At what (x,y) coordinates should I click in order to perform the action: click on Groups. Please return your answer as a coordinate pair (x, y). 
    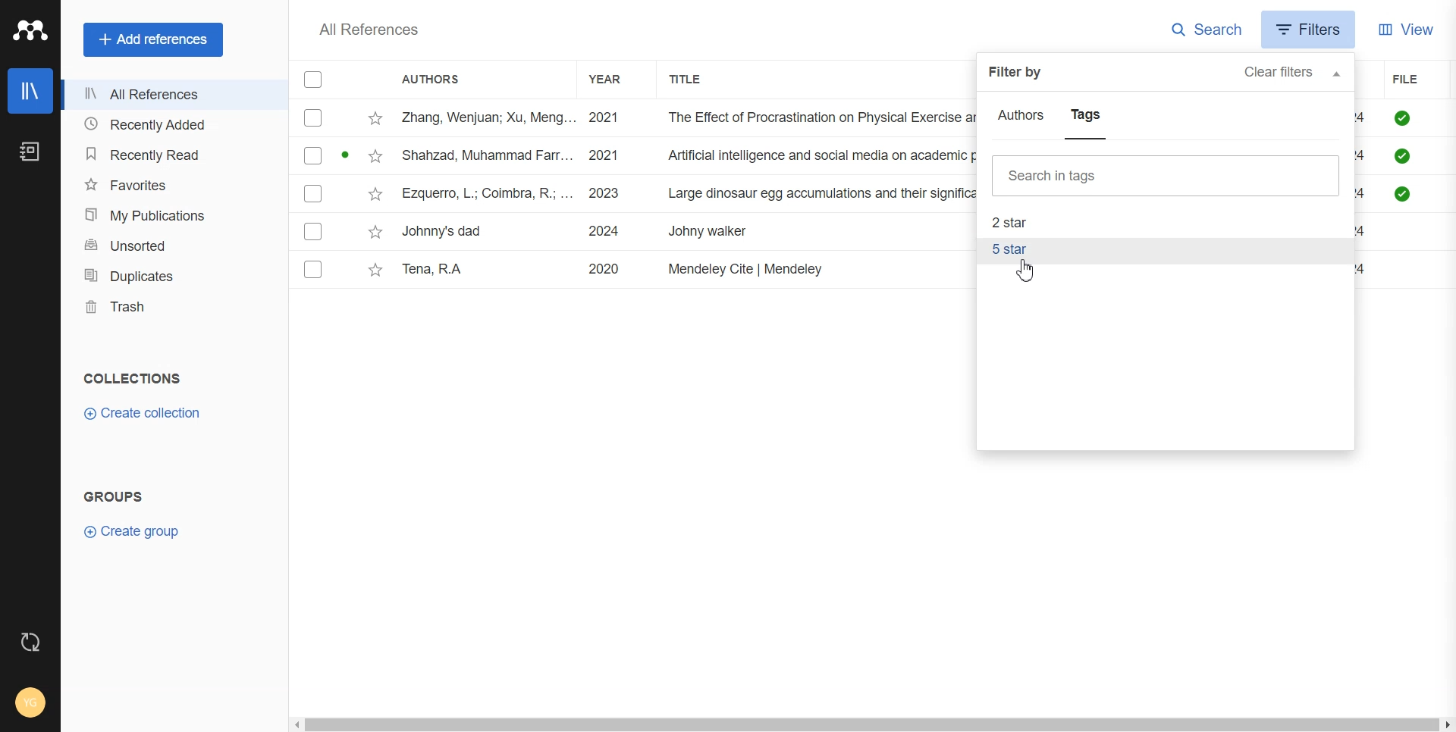
    Looking at the image, I should click on (114, 496).